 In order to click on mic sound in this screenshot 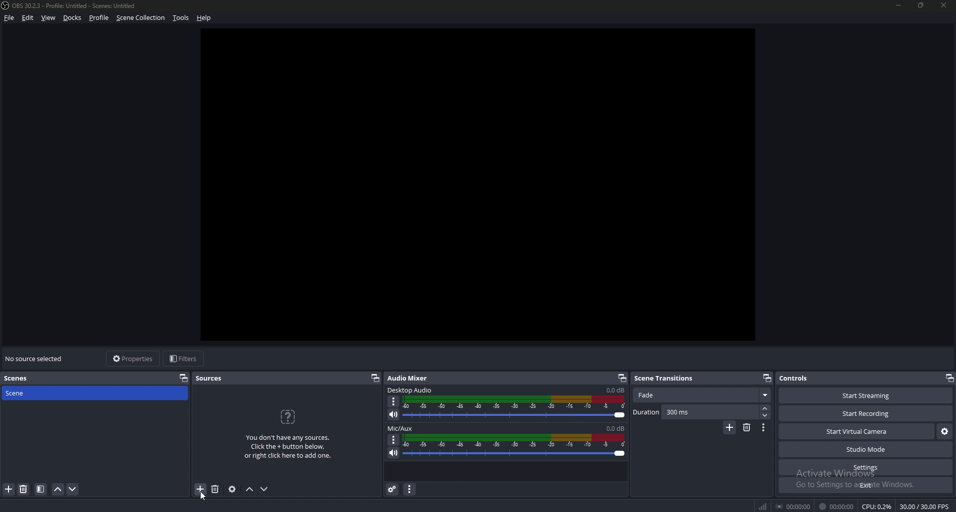, I will do `click(615, 427)`.